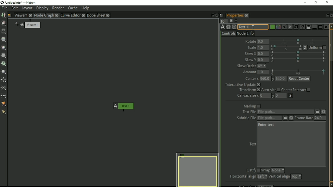 The height and width of the screenshot is (187, 333). Describe the element at coordinates (231, 21) in the screenshot. I see `Clear all panels` at that location.